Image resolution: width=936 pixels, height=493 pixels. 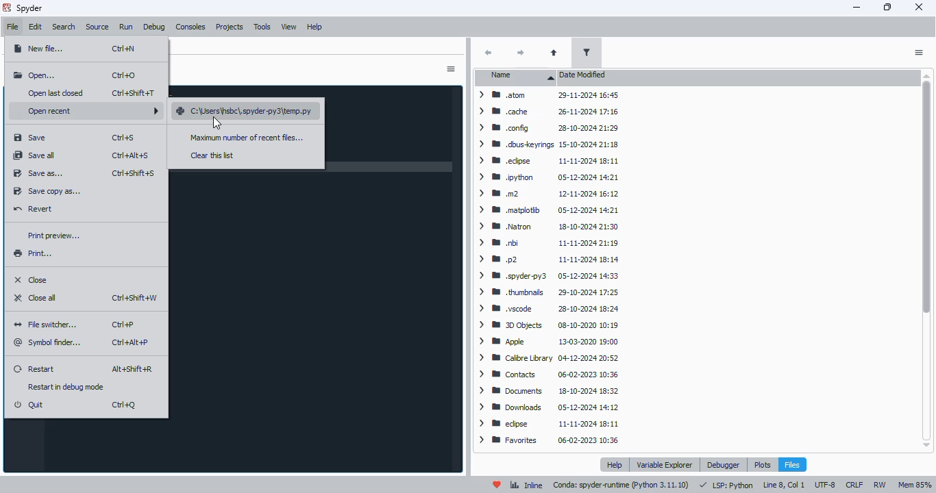 What do you see at coordinates (722, 464) in the screenshot?
I see `debugger` at bounding box center [722, 464].